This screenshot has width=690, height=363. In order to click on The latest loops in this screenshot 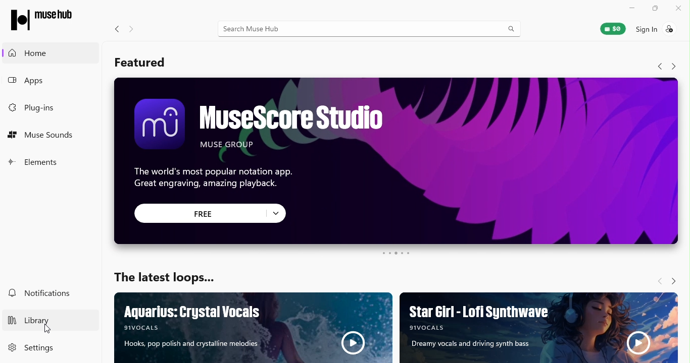, I will do `click(158, 279)`.